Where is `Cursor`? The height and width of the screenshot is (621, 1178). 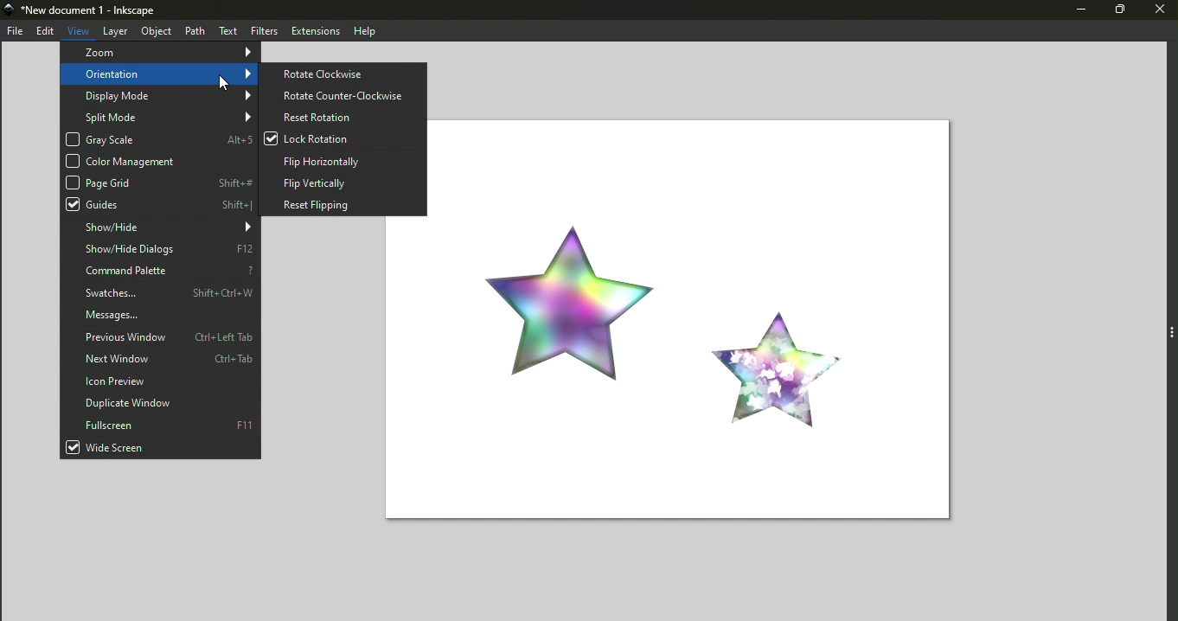 Cursor is located at coordinates (224, 81).